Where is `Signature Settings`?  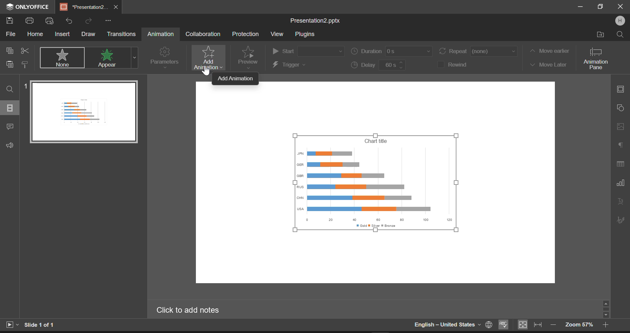
Signature Settings is located at coordinates (620, 220).